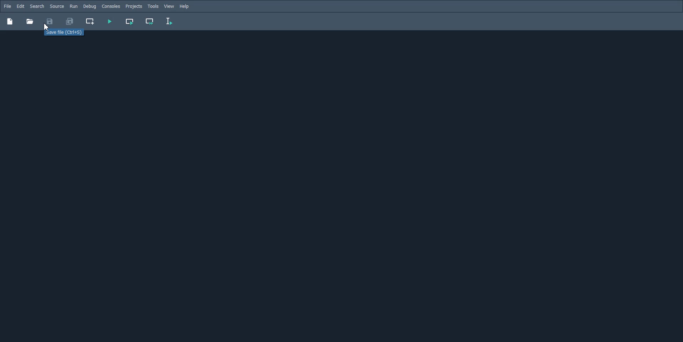  Describe the element at coordinates (153, 6) in the screenshot. I see `Tools` at that location.